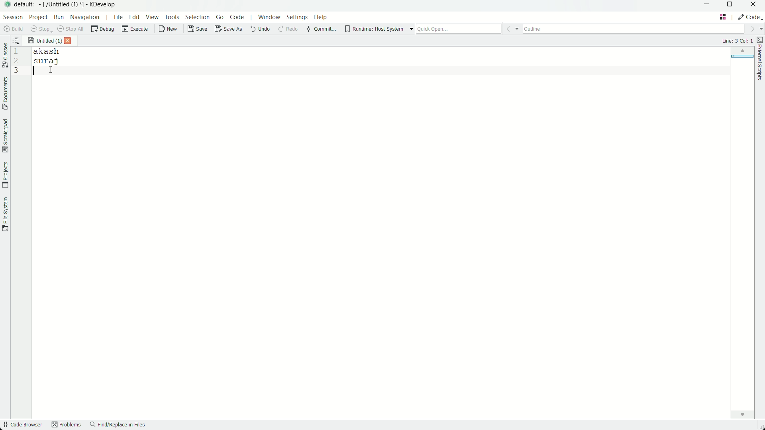  What do you see at coordinates (269, 17) in the screenshot?
I see `window menu` at bounding box center [269, 17].